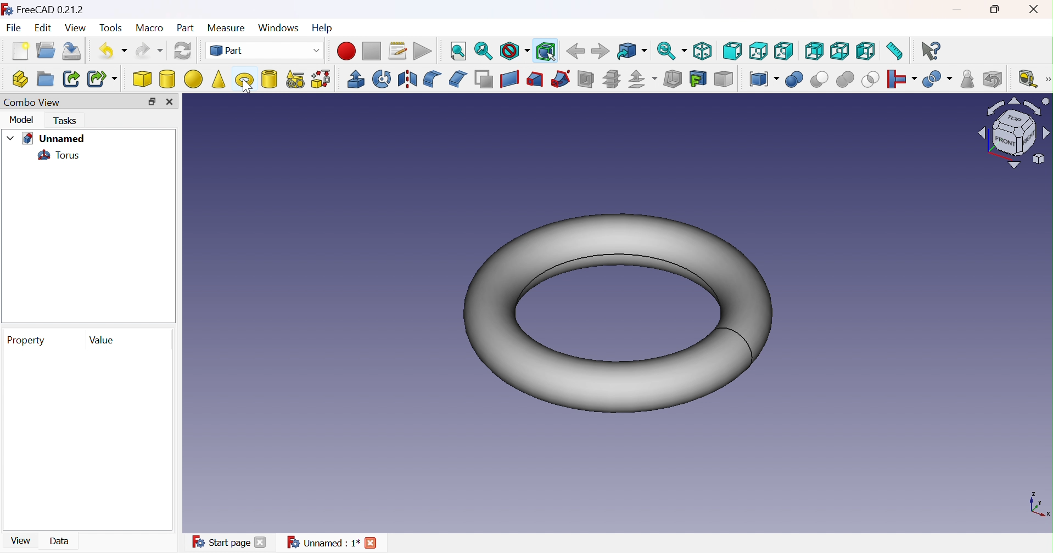 The image size is (1053, 553). What do you see at coordinates (76, 29) in the screenshot?
I see `View` at bounding box center [76, 29].